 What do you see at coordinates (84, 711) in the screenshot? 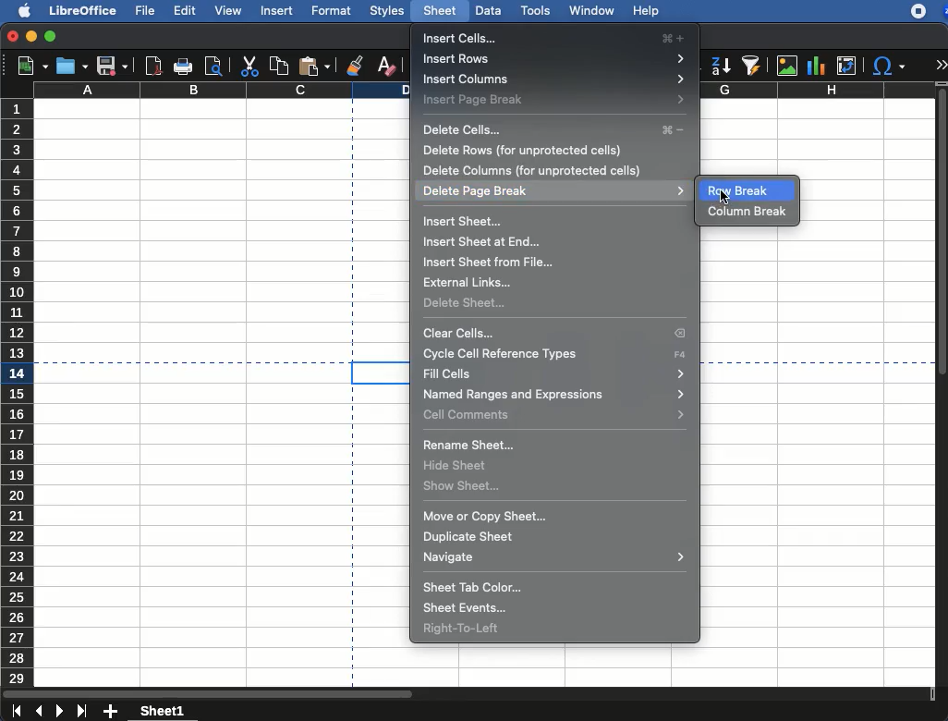
I see `last sheet` at bounding box center [84, 711].